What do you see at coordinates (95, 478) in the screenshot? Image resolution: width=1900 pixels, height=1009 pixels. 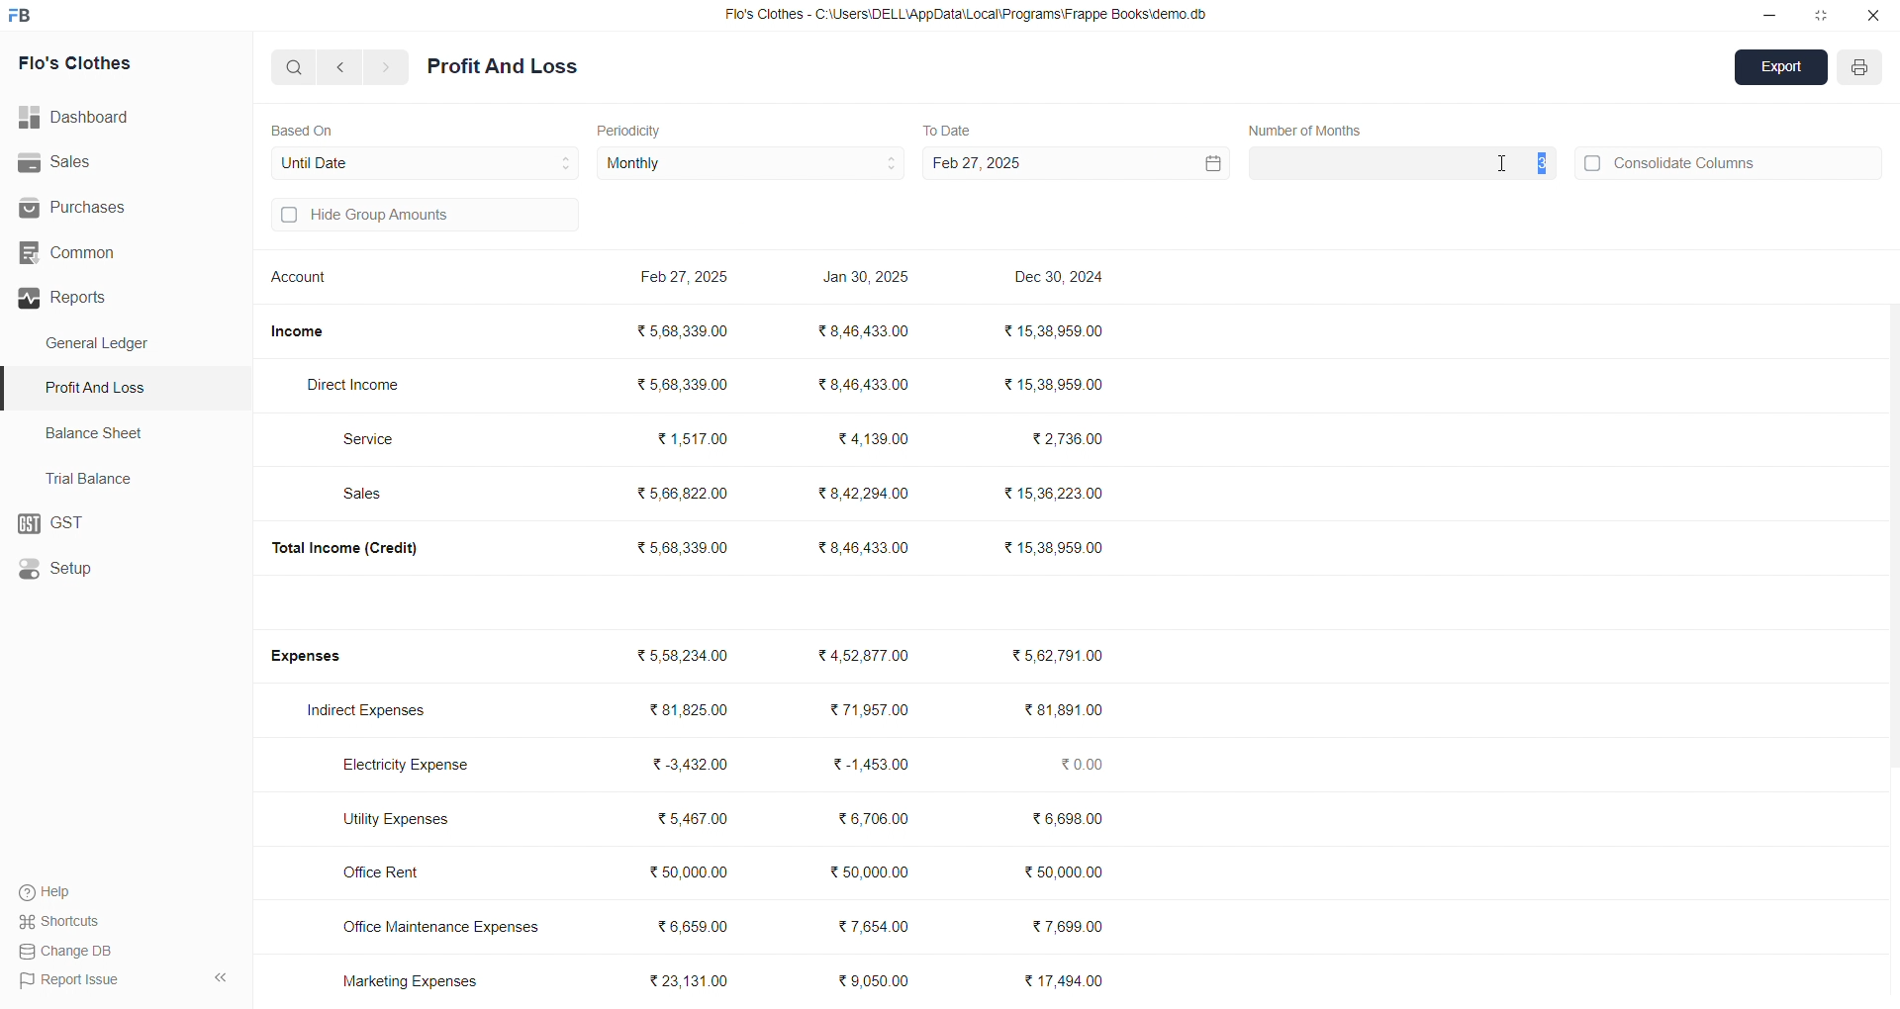 I see `Trial Balance` at bounding box center [95, 478].